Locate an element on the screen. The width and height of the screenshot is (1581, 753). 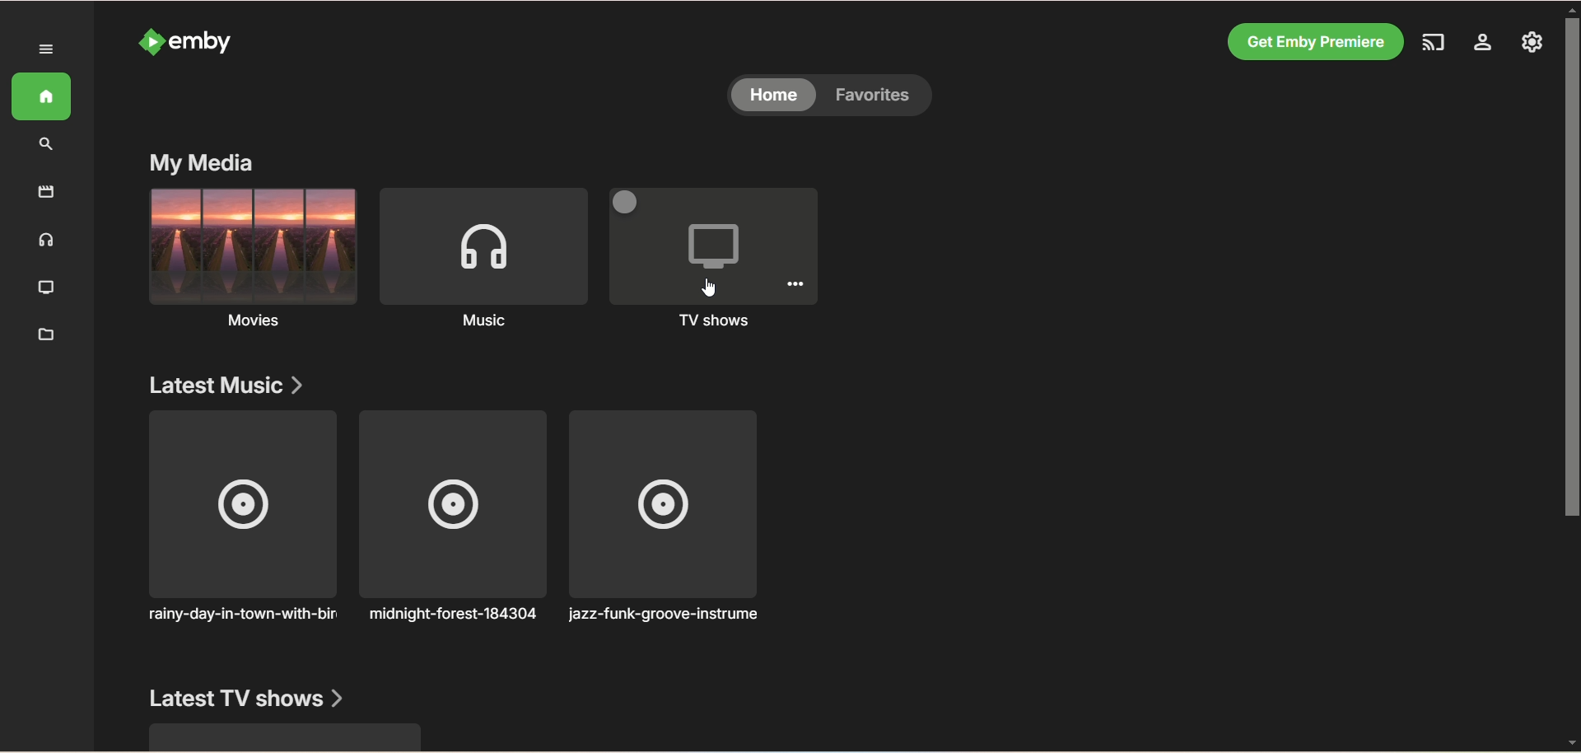
get emby premiere is located at coordinates (1317, 40).